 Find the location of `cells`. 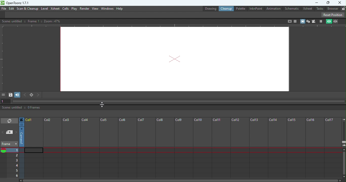

cells is located at coordinates (65, 9).